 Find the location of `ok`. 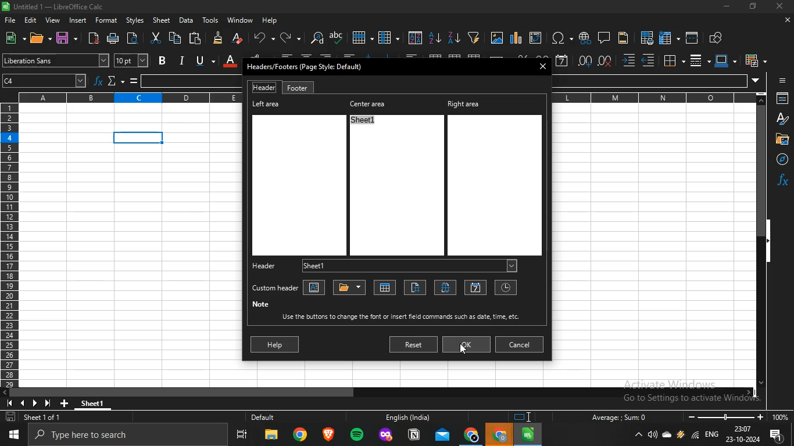

ok is located at coordinates (469, 344).